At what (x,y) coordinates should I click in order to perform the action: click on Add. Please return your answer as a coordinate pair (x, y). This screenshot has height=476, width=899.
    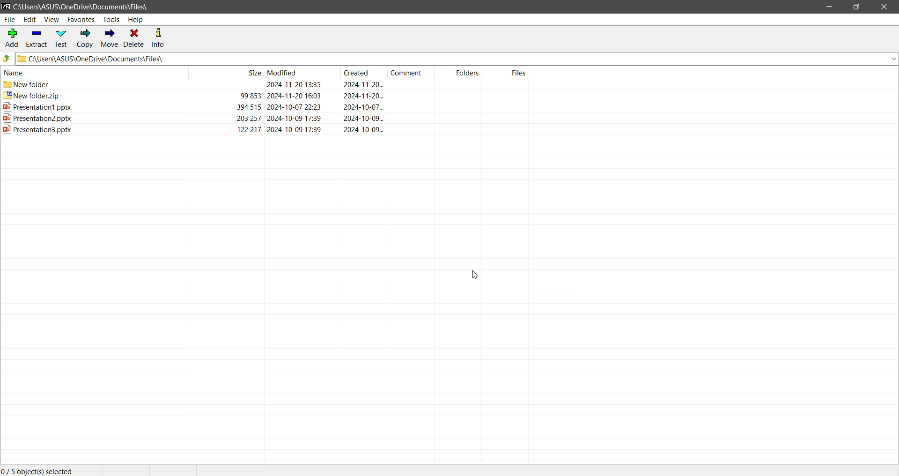
    Looking at the image, I should click on (12, 37).